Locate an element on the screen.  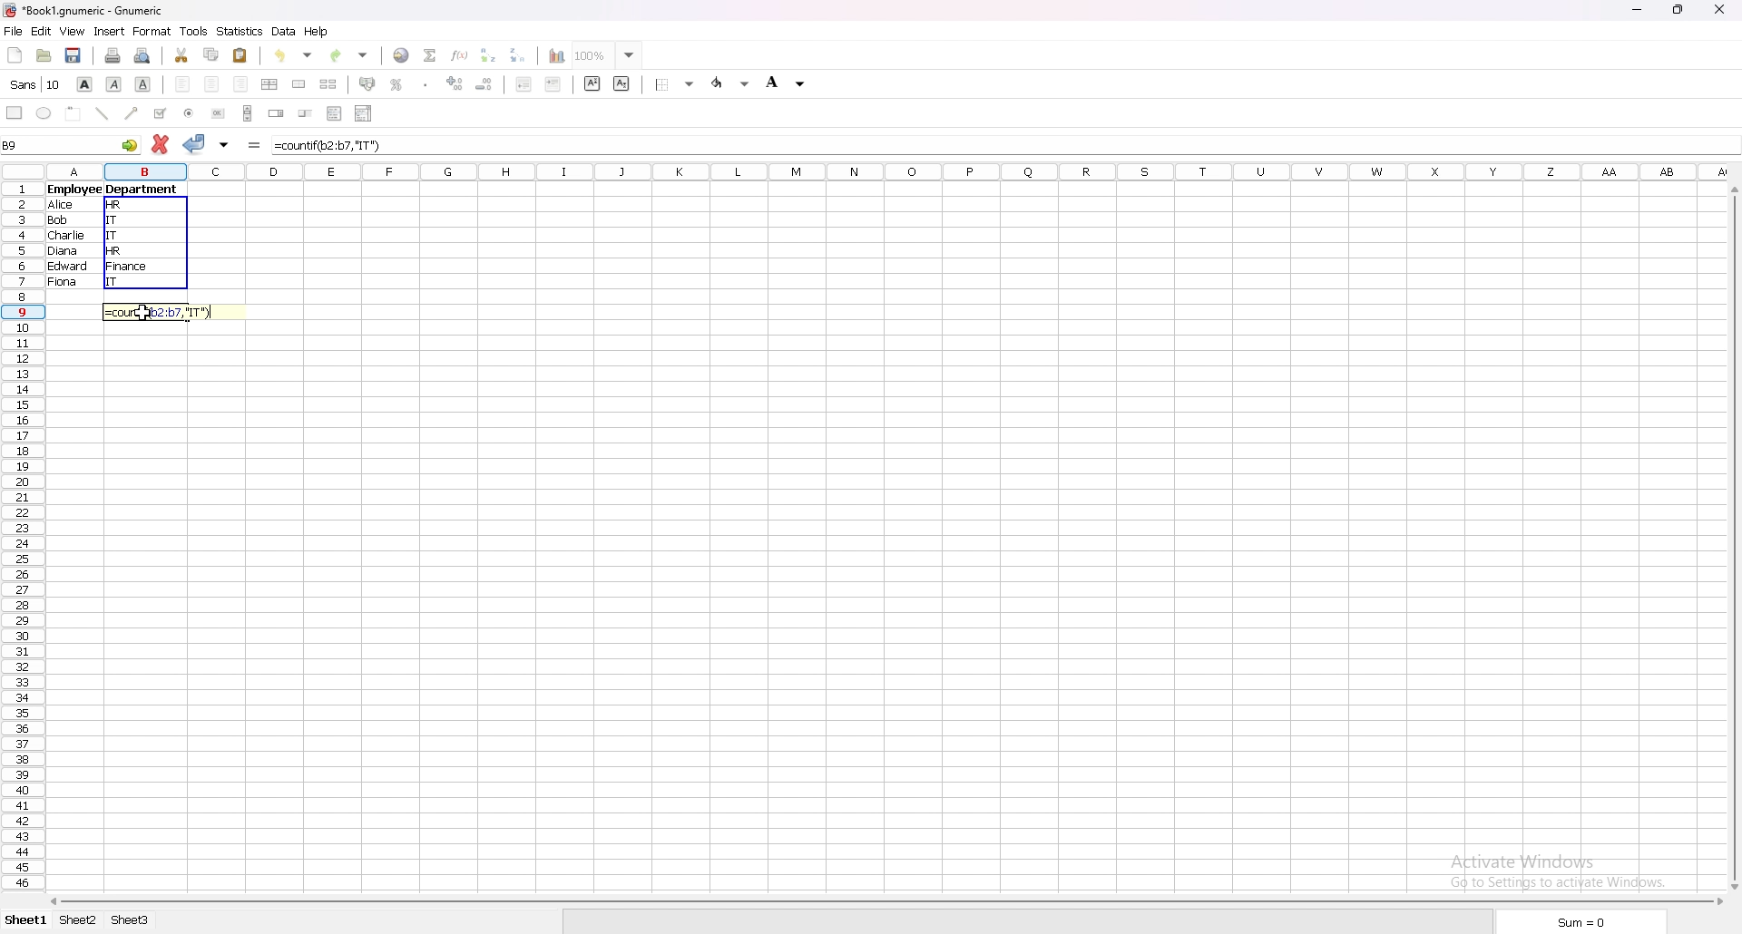
sort descending is located at coordinates (518, 55).